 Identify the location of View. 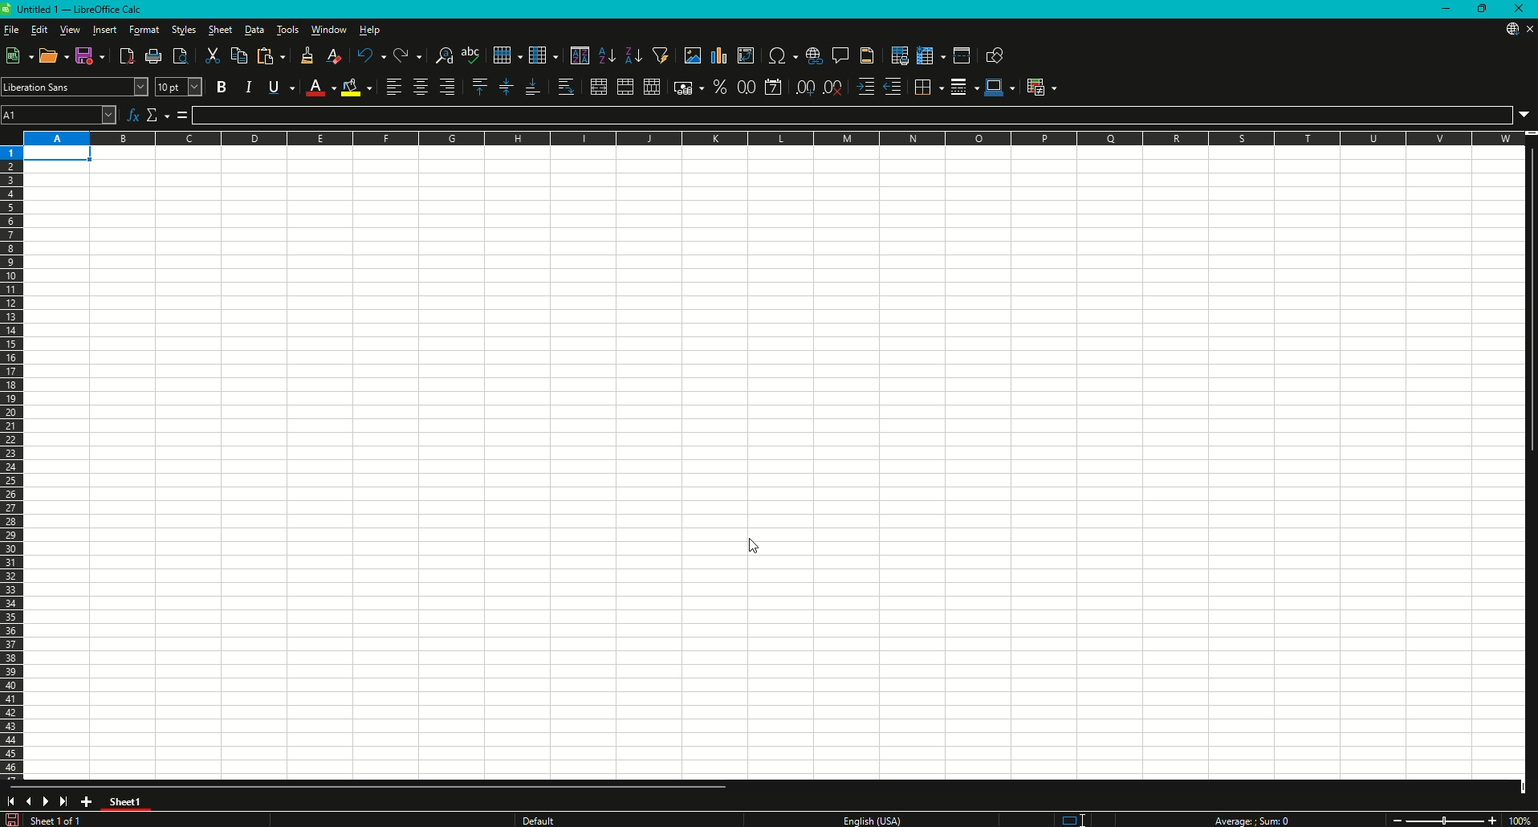
(71, 29).